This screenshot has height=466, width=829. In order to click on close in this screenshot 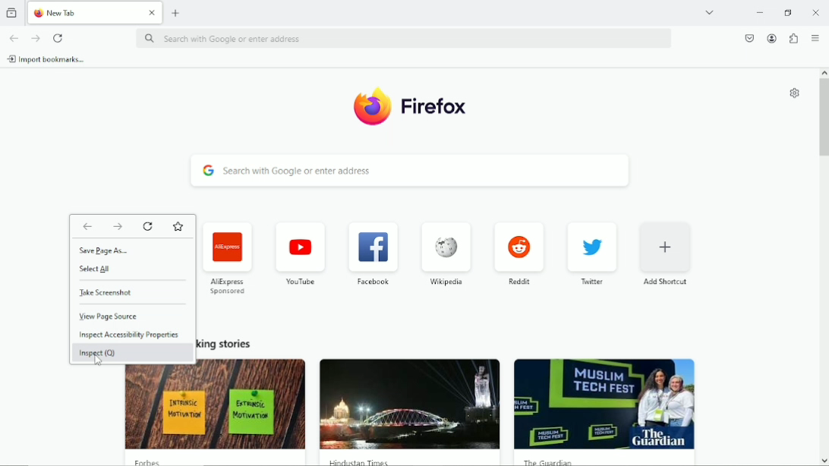, I will do `click(151, 13)`.